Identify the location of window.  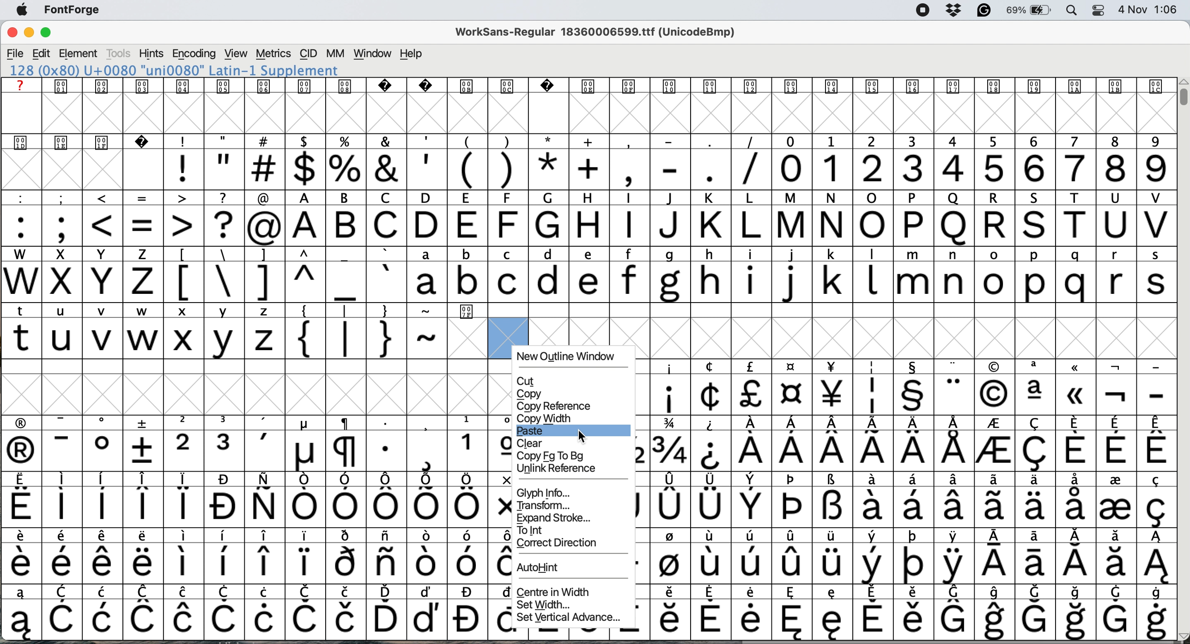
(372, 54).